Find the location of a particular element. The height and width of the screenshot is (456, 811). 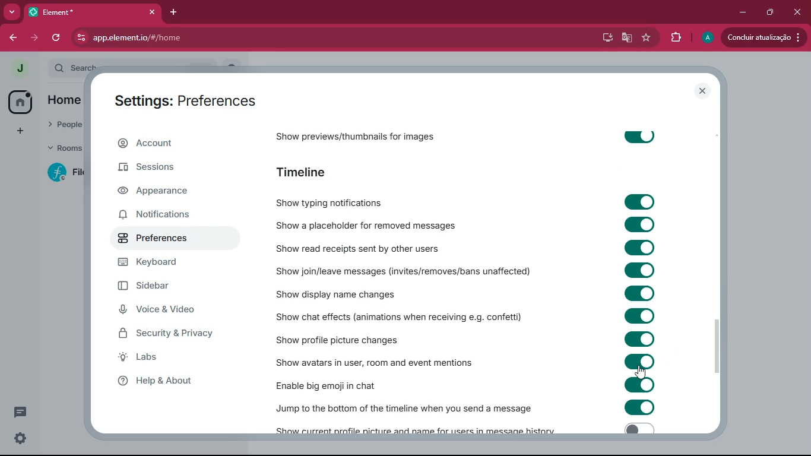

minimize is located at coordinates (743, 11).